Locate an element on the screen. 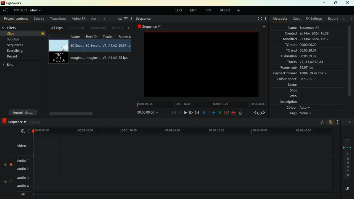 The image size is (354, 199). search is located at coordinates (119, 19).